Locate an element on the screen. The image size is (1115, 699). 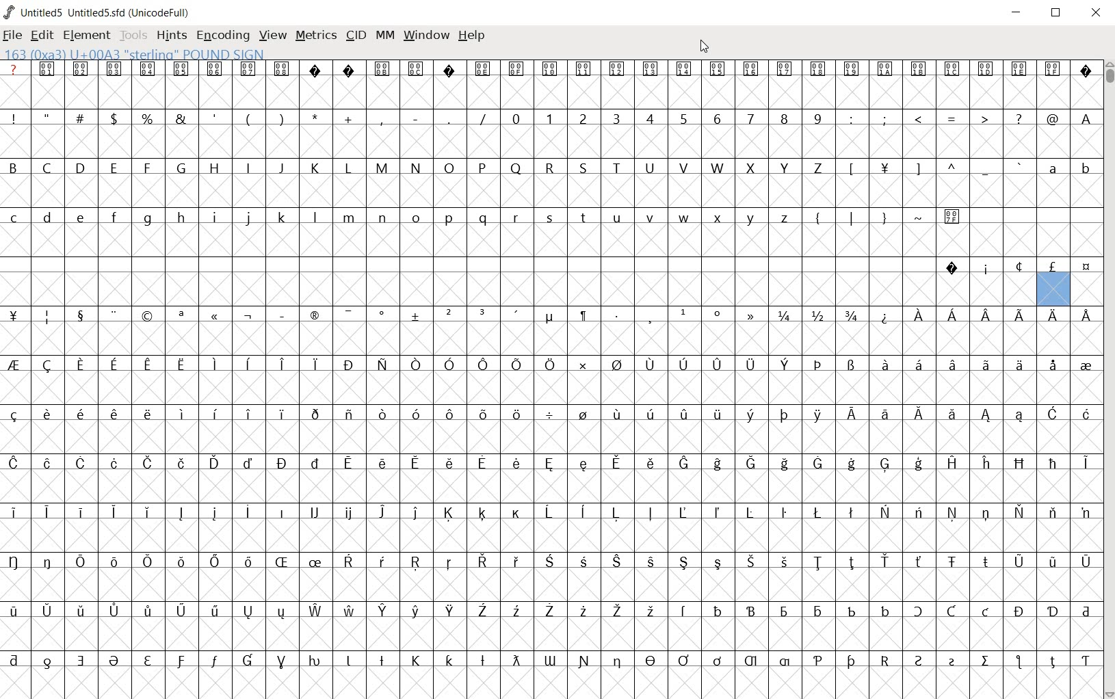
Symbol is located at coordinates (1086, 415).